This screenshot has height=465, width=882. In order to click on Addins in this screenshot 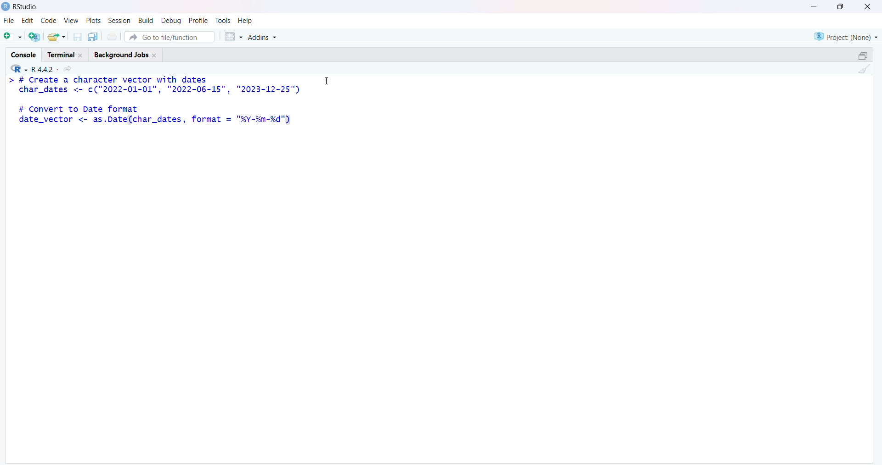, I will do `click(265, 38)`.